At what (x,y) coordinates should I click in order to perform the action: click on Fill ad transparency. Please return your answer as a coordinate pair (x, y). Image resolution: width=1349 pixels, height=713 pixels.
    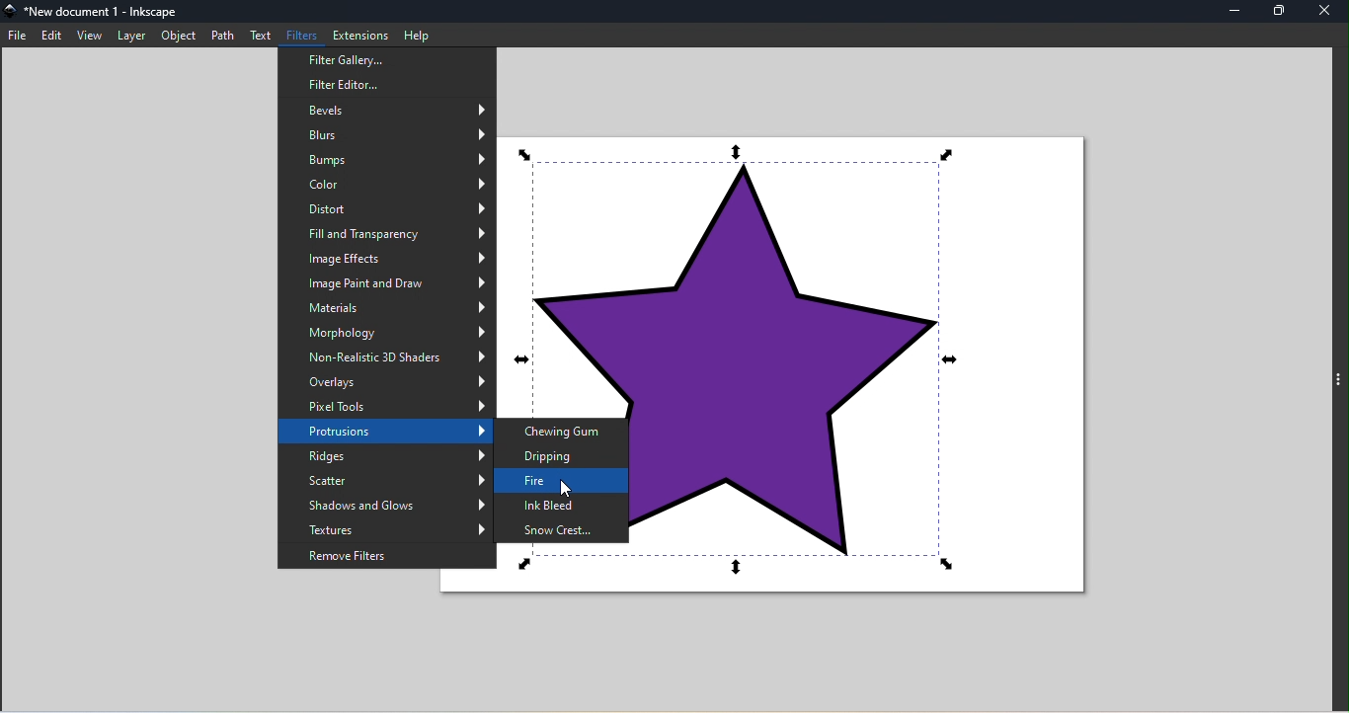
    Looking at the image, I should click on (386, 234).